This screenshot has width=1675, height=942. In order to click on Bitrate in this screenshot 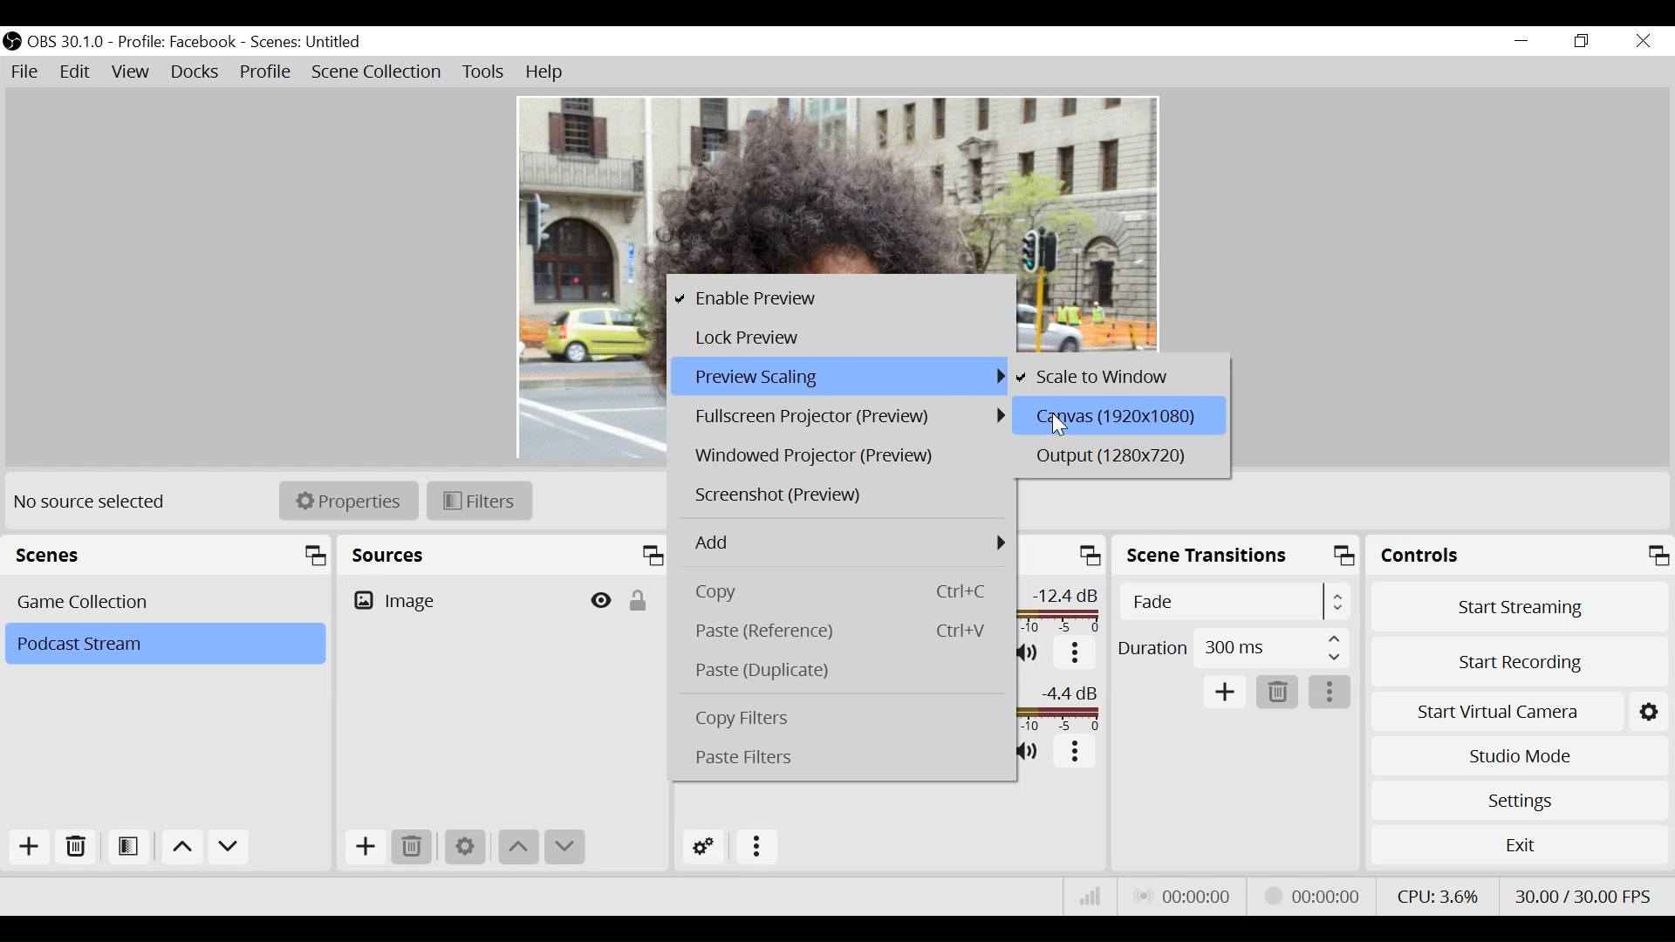, I will do `click(1091, 896)`.